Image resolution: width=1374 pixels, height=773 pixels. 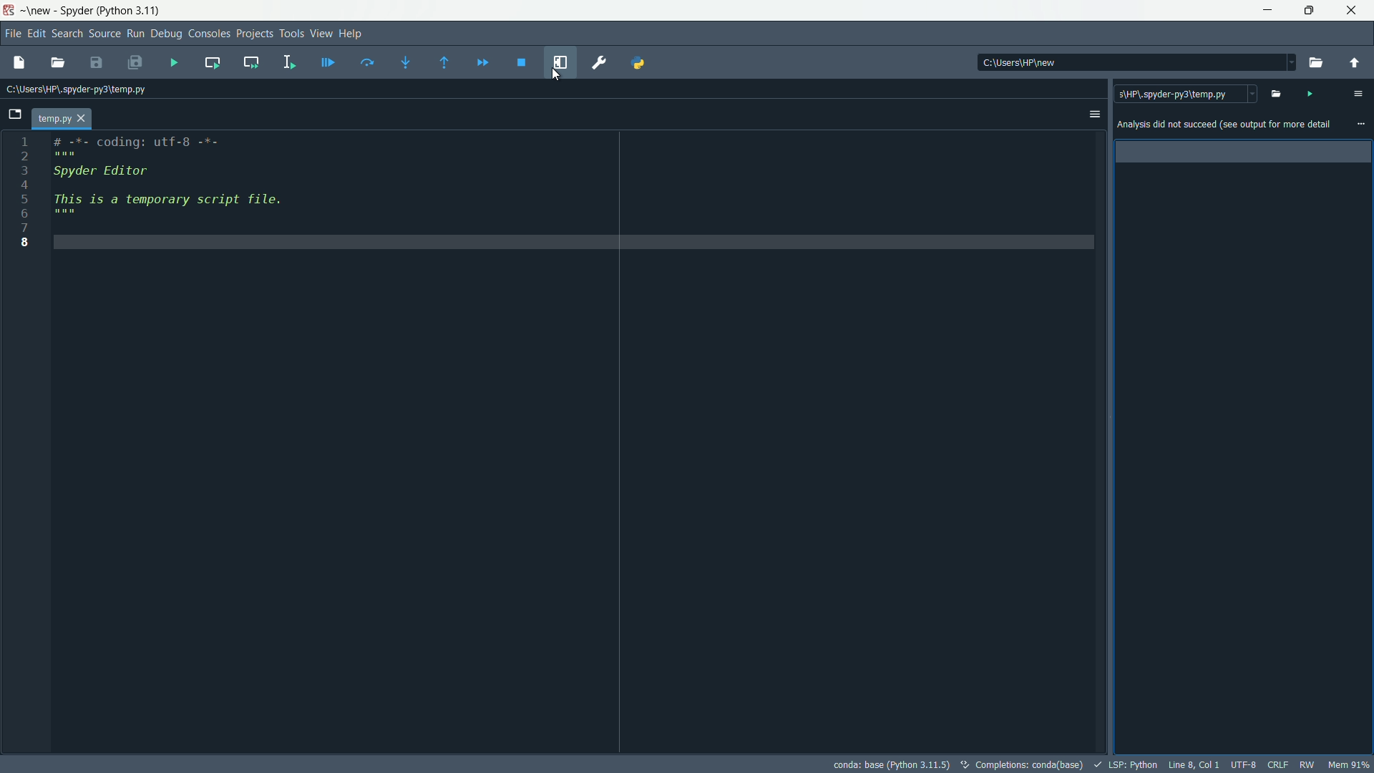 I want to click on tools menu, so click(x=293, y=34).